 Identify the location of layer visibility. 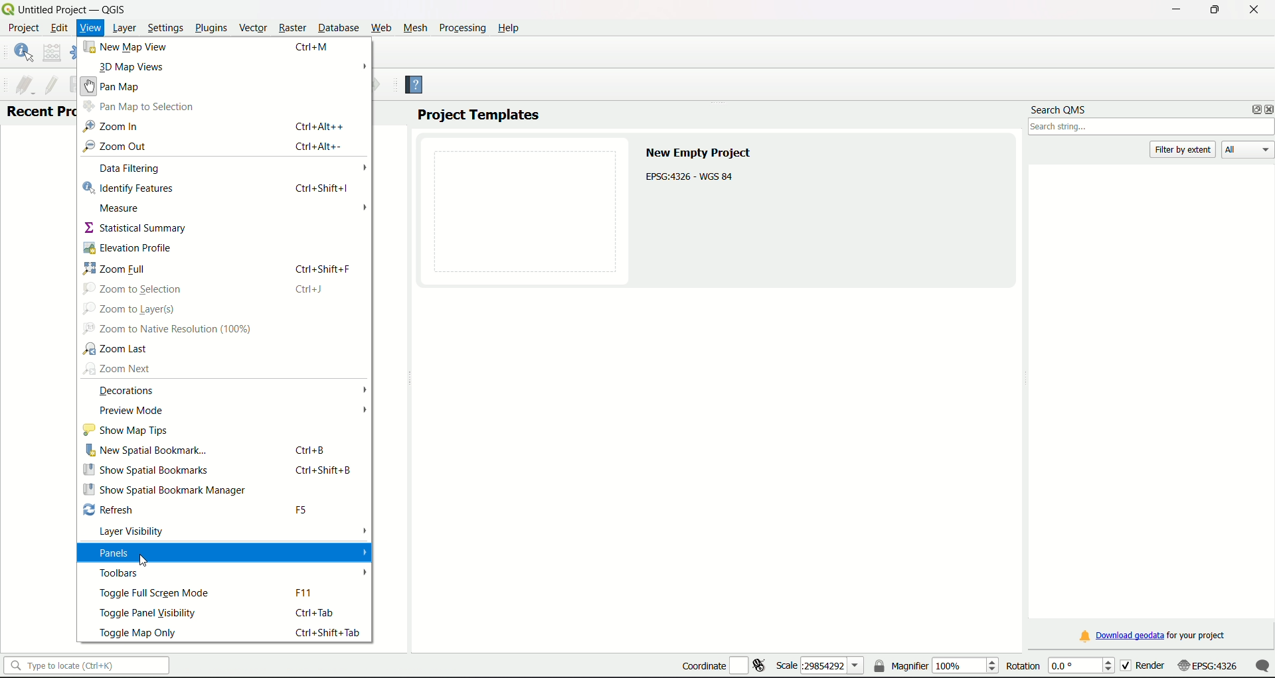
(136, 532).